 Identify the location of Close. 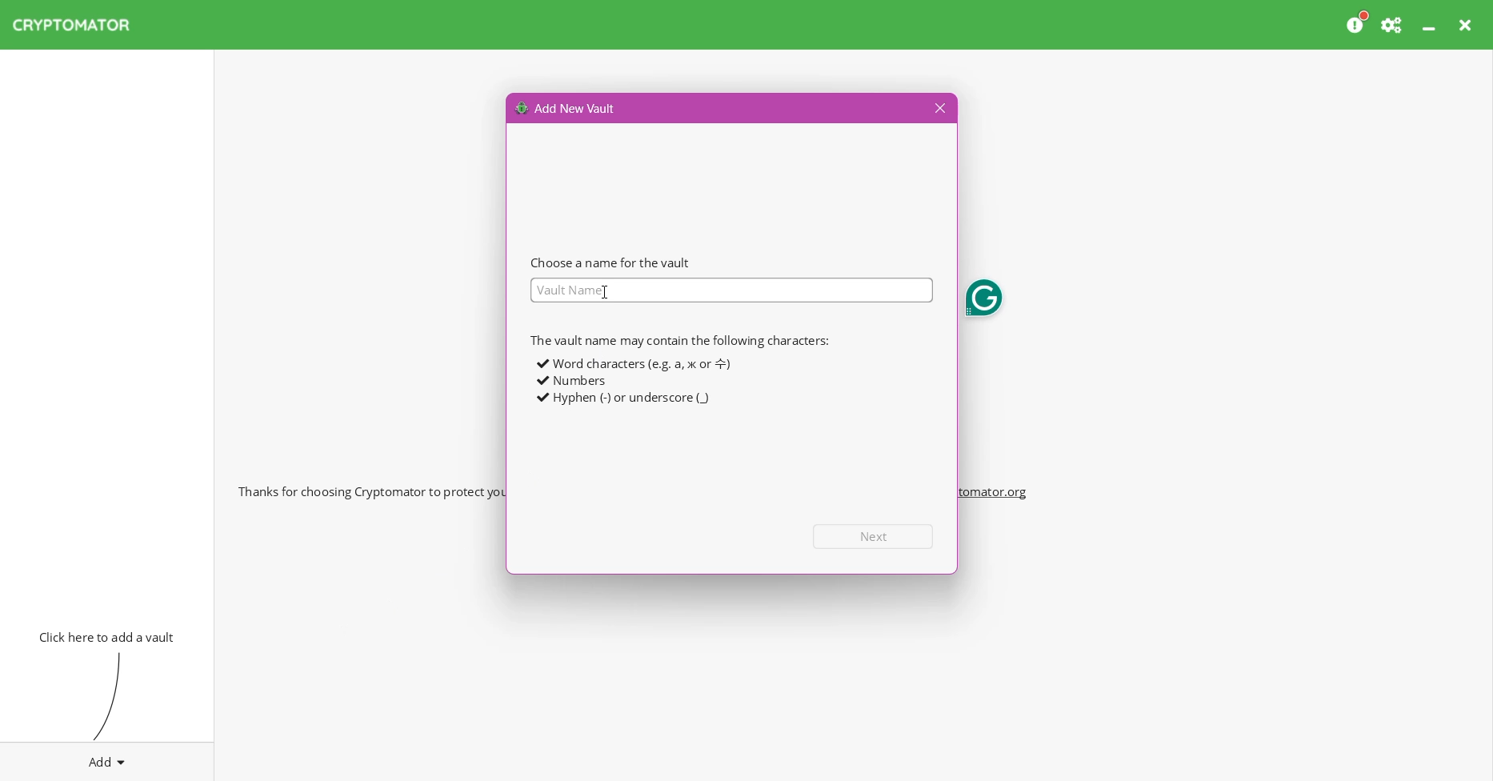
(938, 109).